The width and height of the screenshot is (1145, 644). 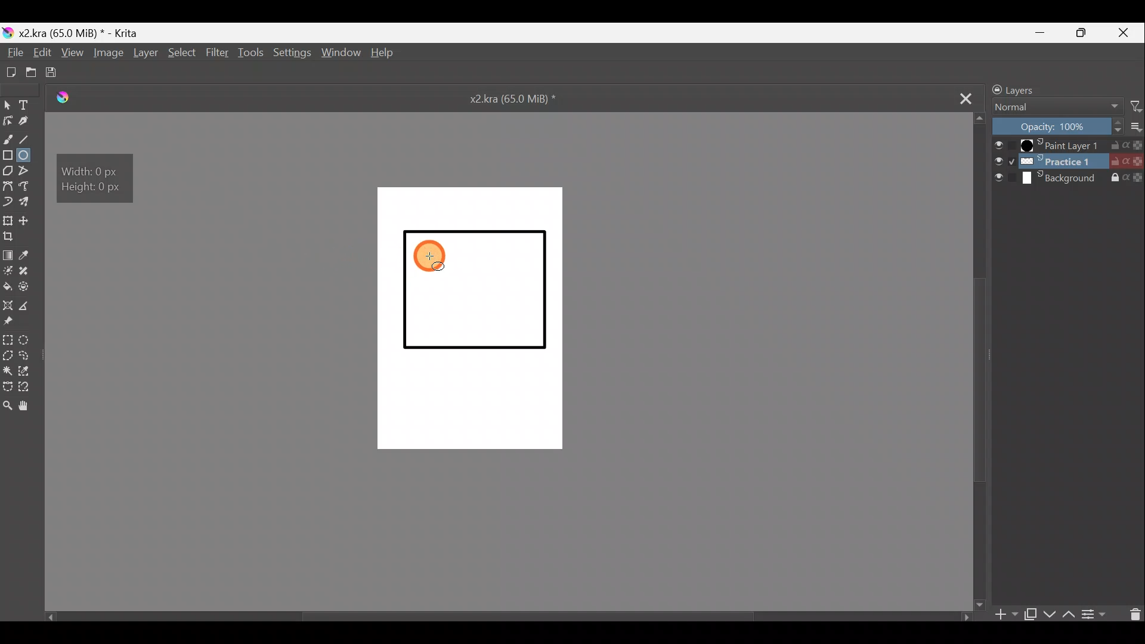 What do you see at coordinates (8, 200) in the screenshot?
I see `Magnetic curve tool` at bounding box center [8, 200].